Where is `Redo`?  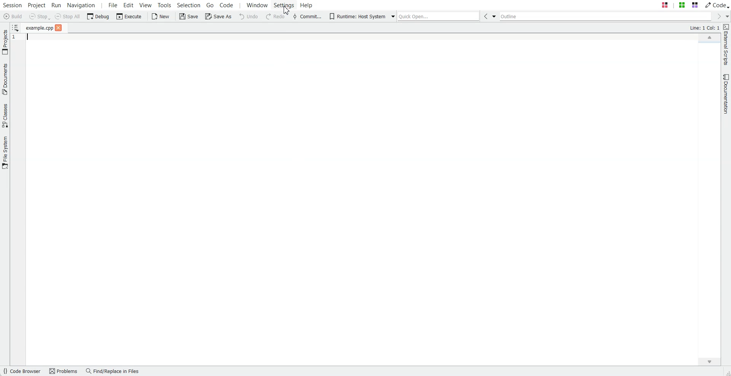 Redo is located at coordinates (276, 17).